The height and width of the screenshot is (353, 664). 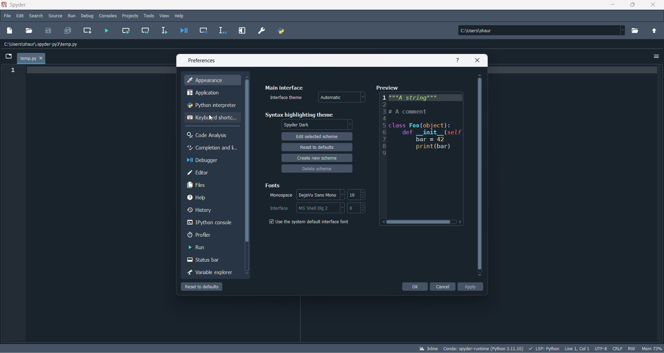 What do you see at coordinates (322, 208) in the screenshot?
I see `interface options` at bounding box center [322, 208].